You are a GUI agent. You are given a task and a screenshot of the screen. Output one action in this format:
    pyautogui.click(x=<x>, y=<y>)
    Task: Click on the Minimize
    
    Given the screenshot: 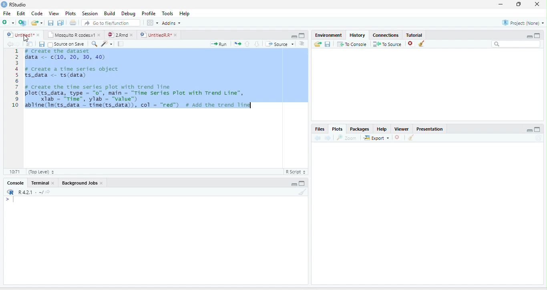 What is the action you would take?
    pyautogui.click(x=529, y=130)
    